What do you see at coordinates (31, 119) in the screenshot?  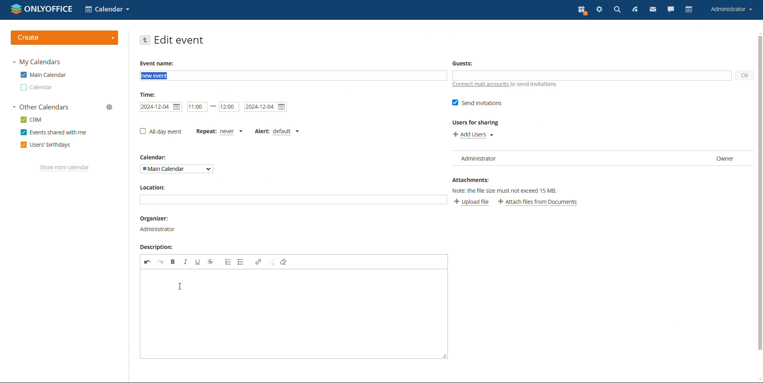 I see `crm` at bounding box center [31, 119].